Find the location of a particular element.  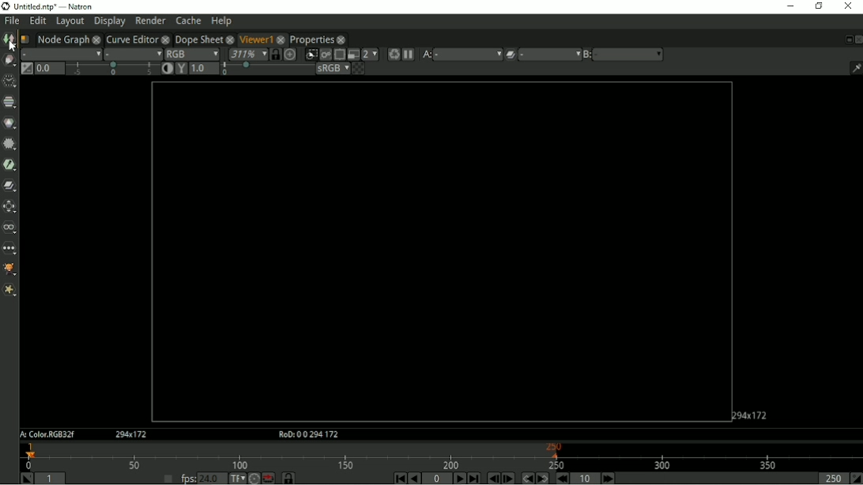

Play forward is located at coordinates (458, 478).